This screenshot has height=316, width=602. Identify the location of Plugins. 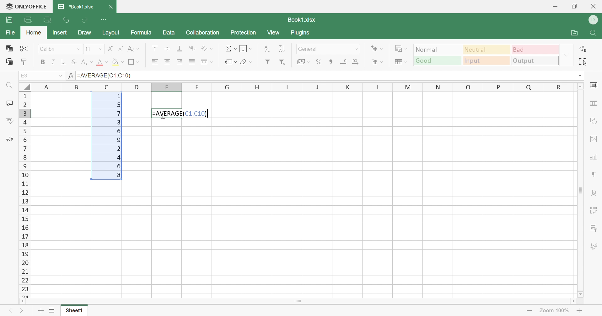
(300, 33).